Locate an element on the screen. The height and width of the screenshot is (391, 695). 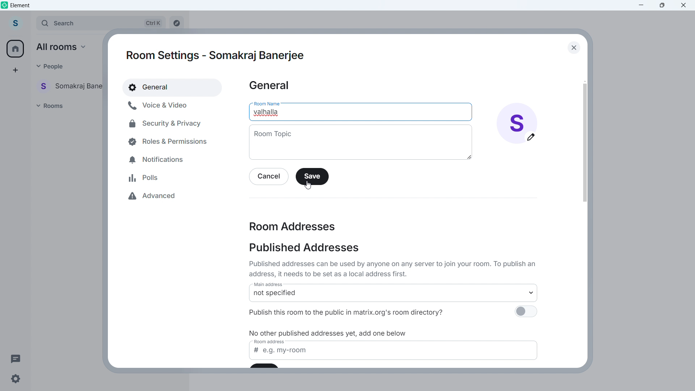
people  is located at coordinates (50, 66).